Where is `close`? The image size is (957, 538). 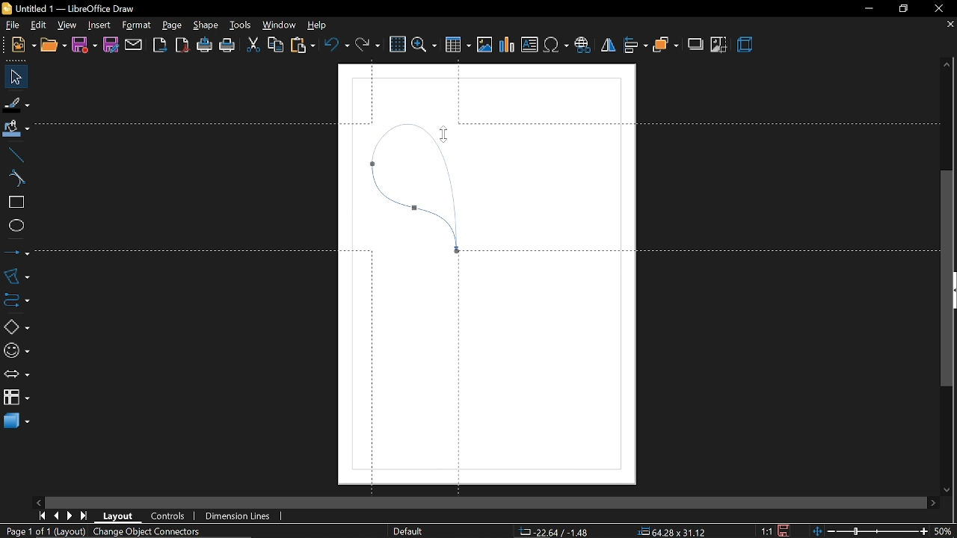 close is located at coordinates (937, 8).